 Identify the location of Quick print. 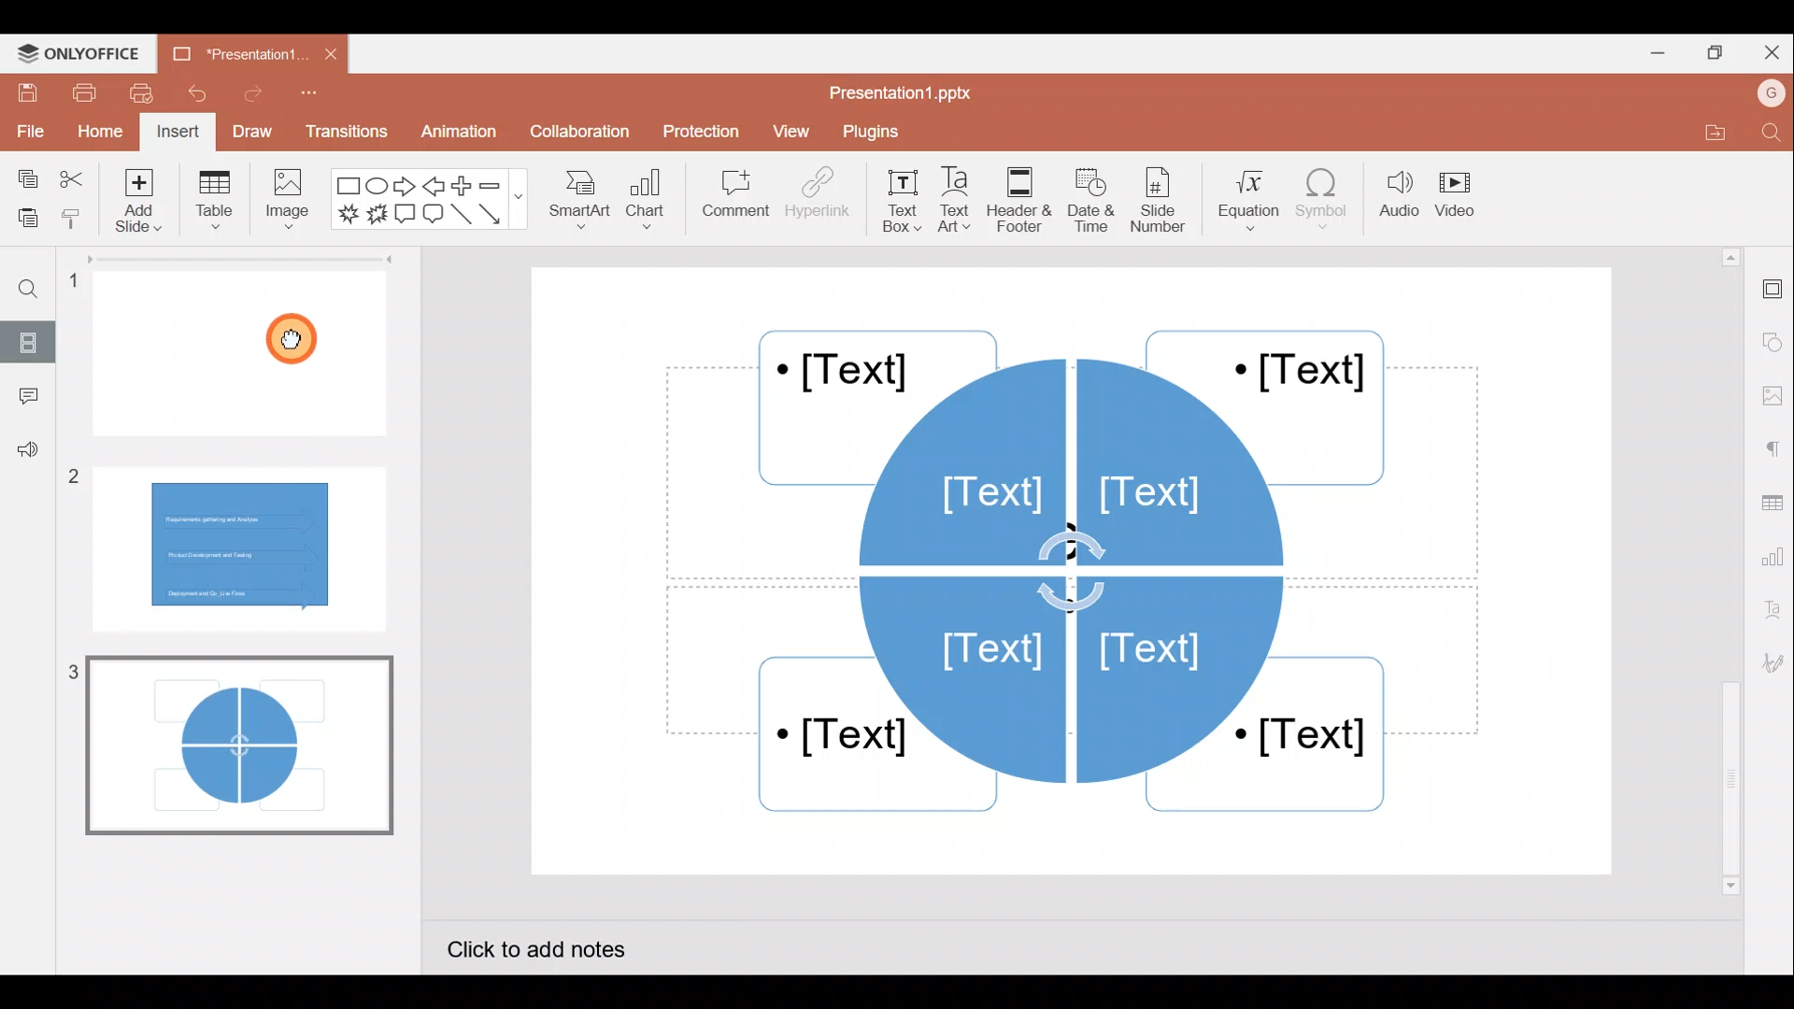
(142, 93).